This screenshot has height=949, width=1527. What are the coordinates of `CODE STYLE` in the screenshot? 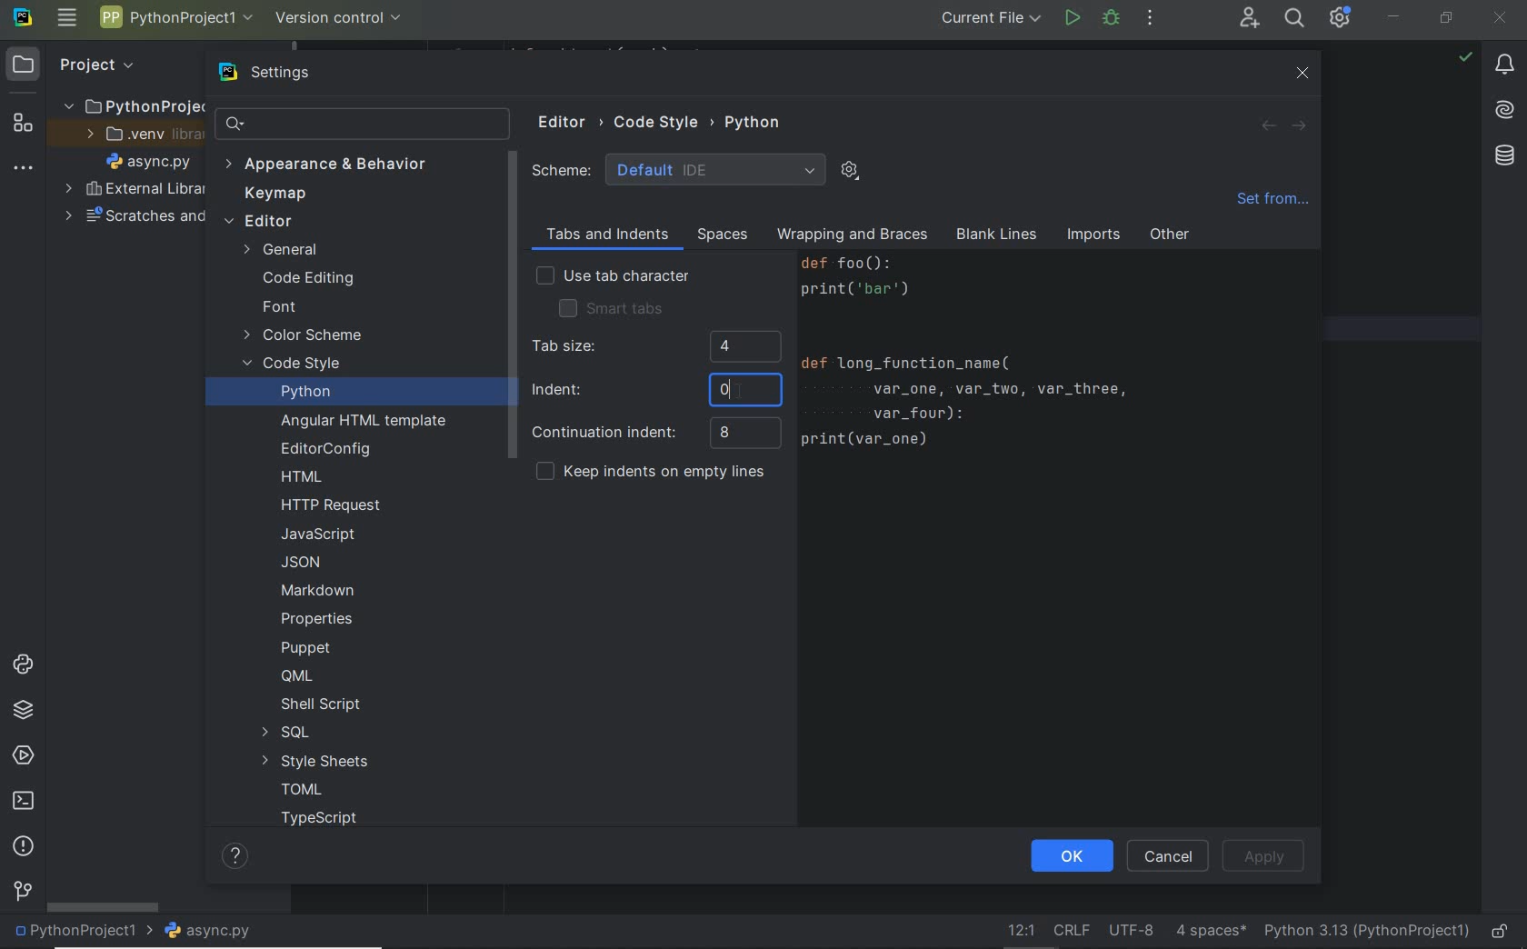 It's located at (666, 120).